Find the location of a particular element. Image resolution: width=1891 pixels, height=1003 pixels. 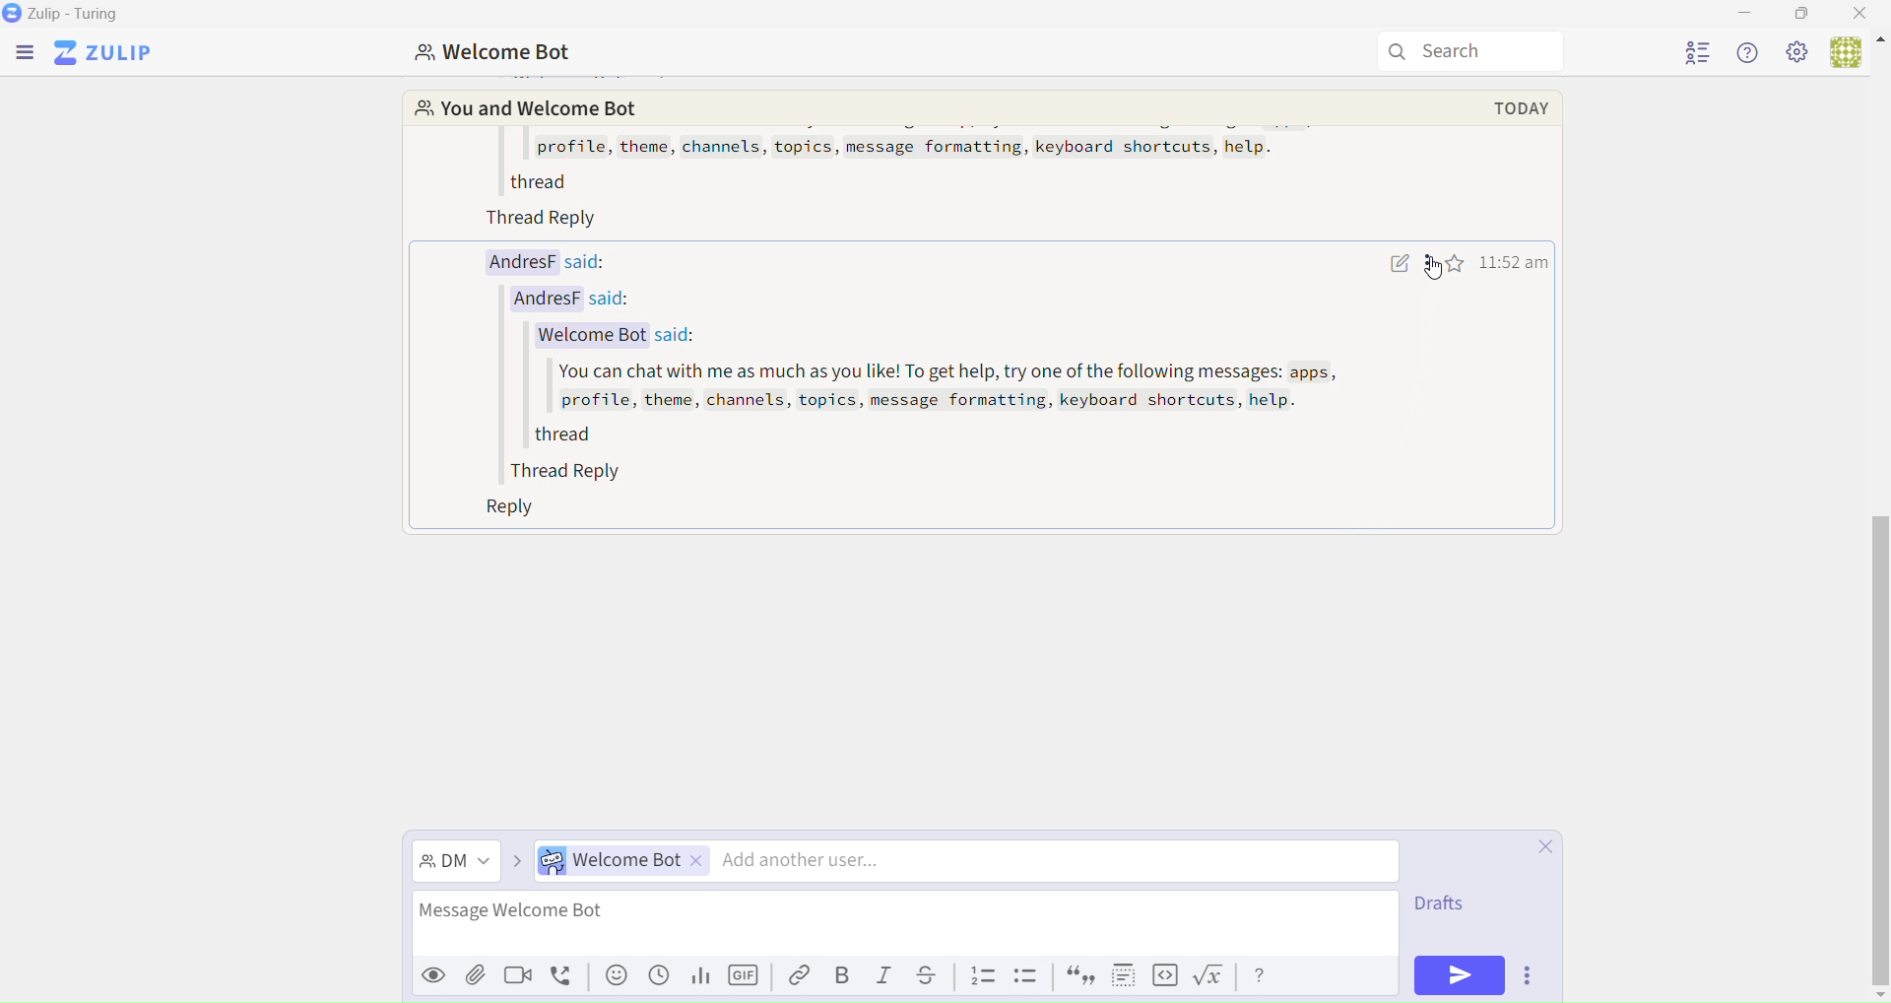

 You and Welcome Bot is located at coordinates (521, 110).